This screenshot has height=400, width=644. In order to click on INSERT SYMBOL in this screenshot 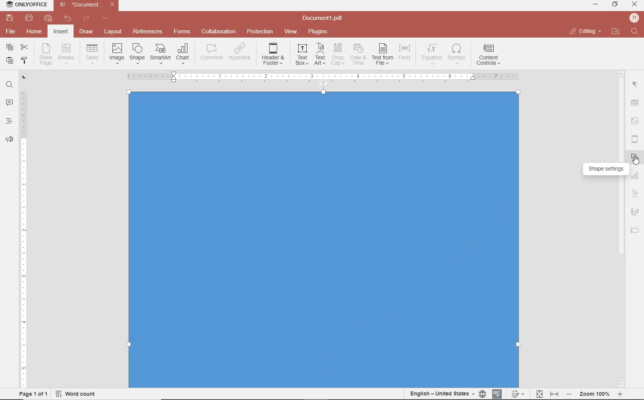, I will do `click(457, 54)`.